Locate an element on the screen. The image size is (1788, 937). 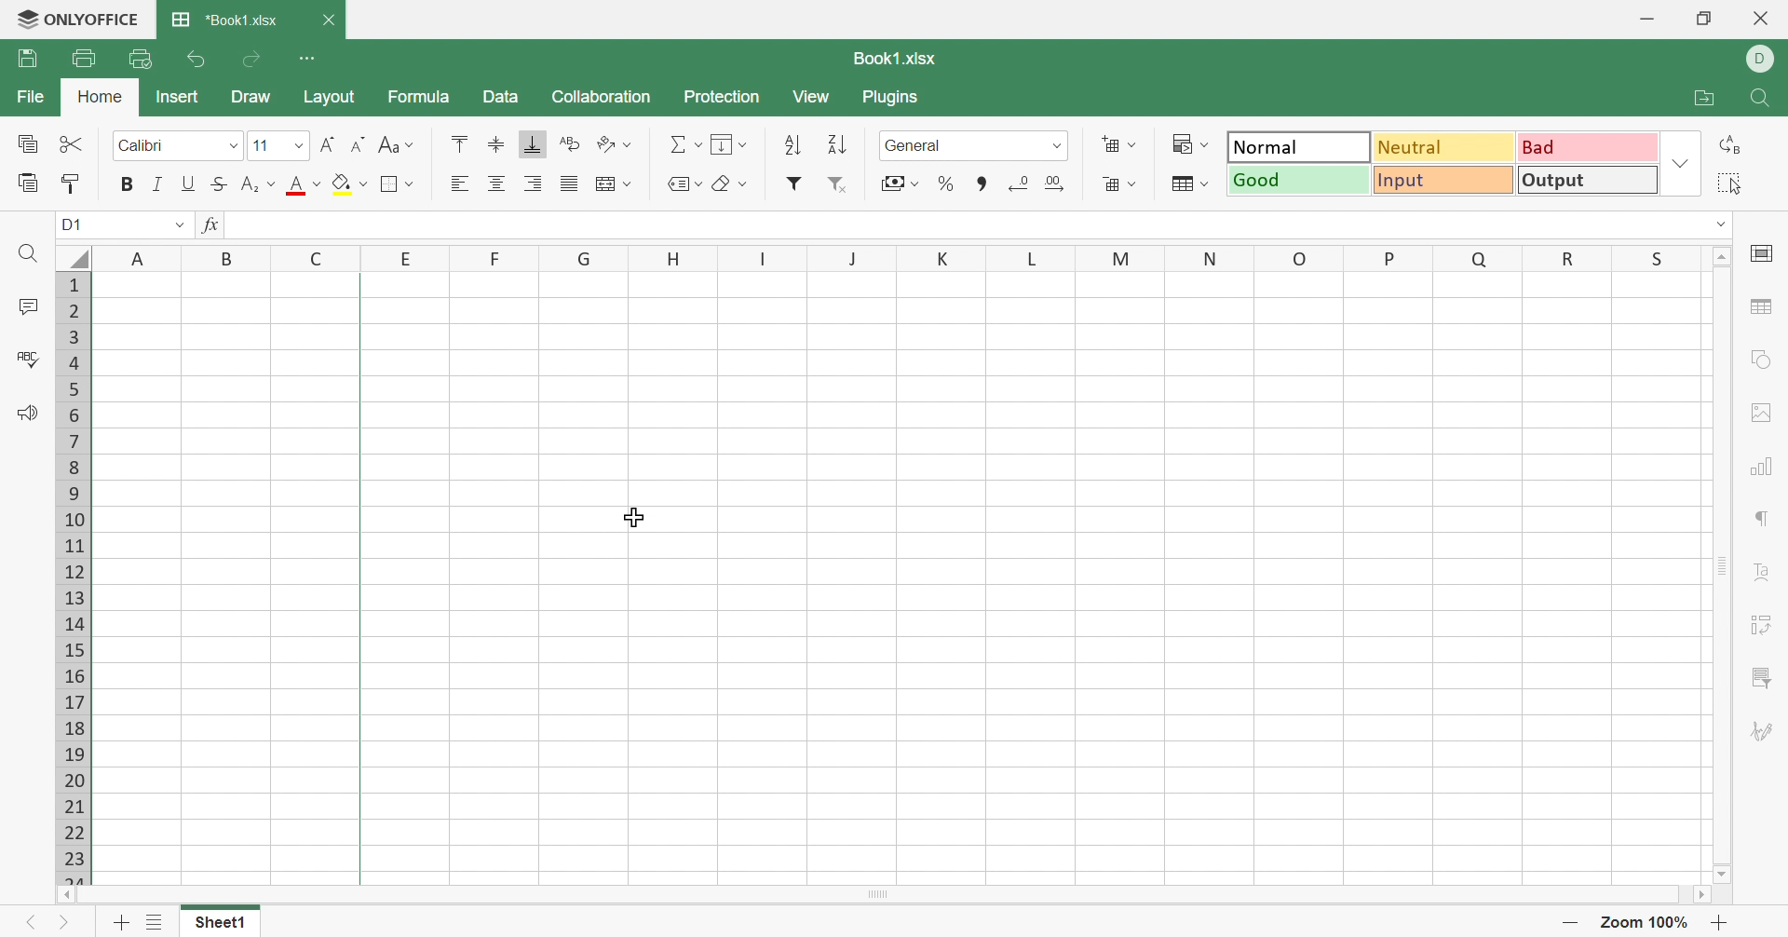
Zoom out is located at coordinates (1570, 921).